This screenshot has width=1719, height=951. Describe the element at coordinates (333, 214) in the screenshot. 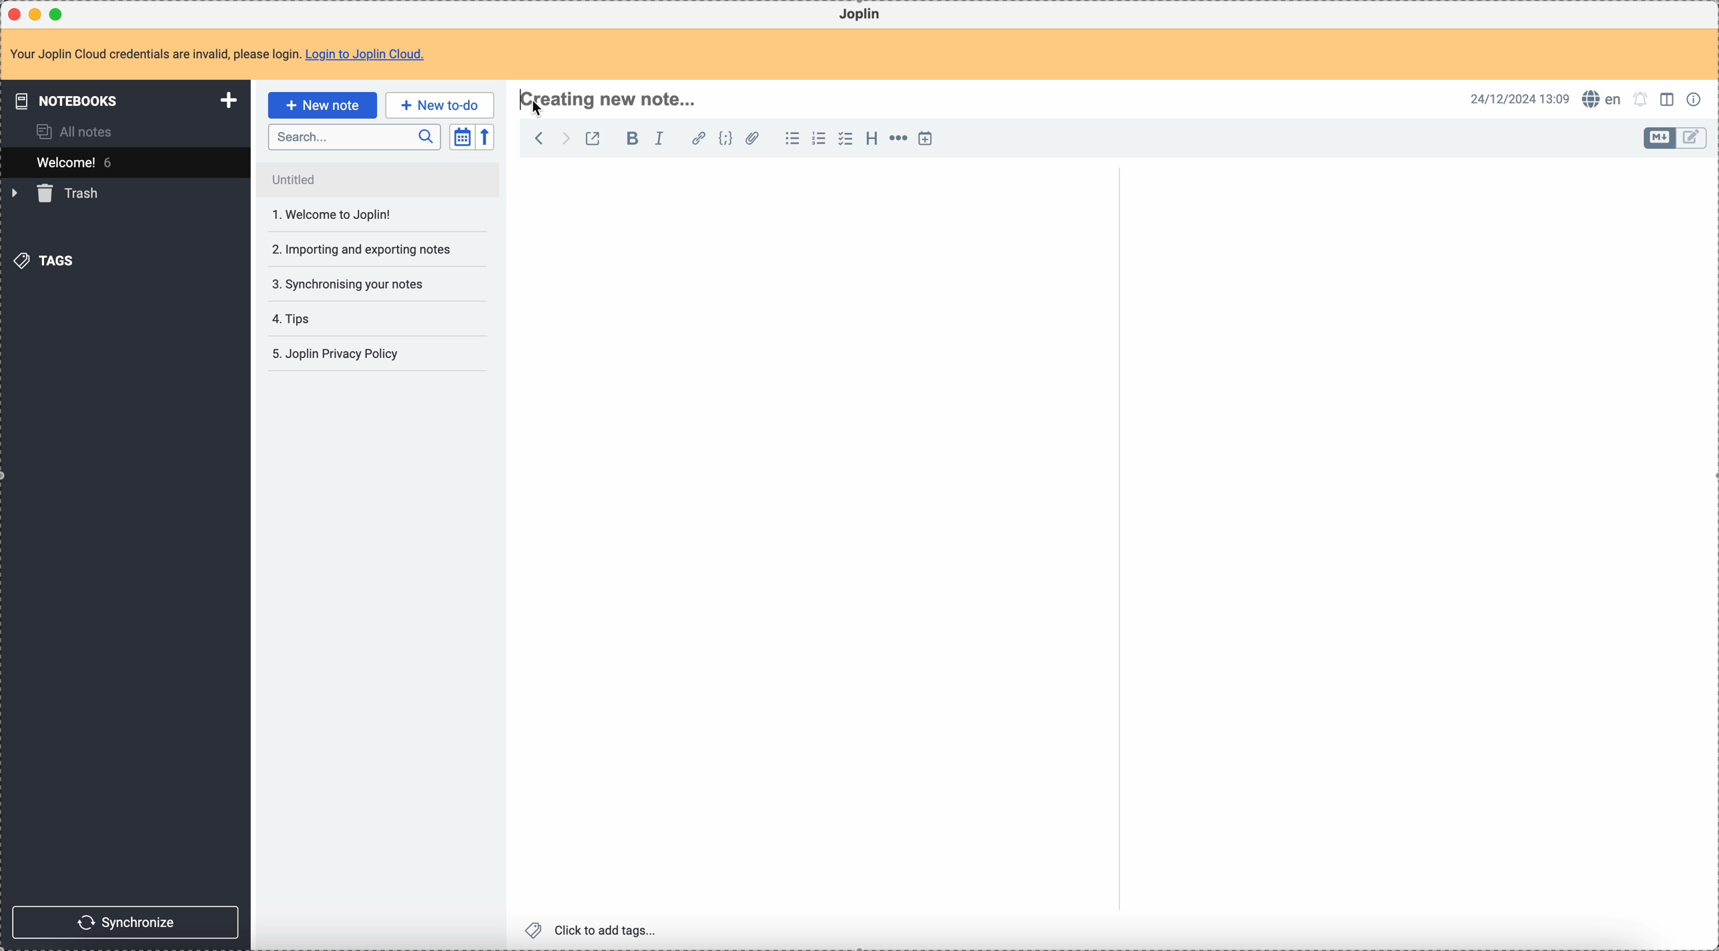

I see `welcome to Joplin!` at that location.